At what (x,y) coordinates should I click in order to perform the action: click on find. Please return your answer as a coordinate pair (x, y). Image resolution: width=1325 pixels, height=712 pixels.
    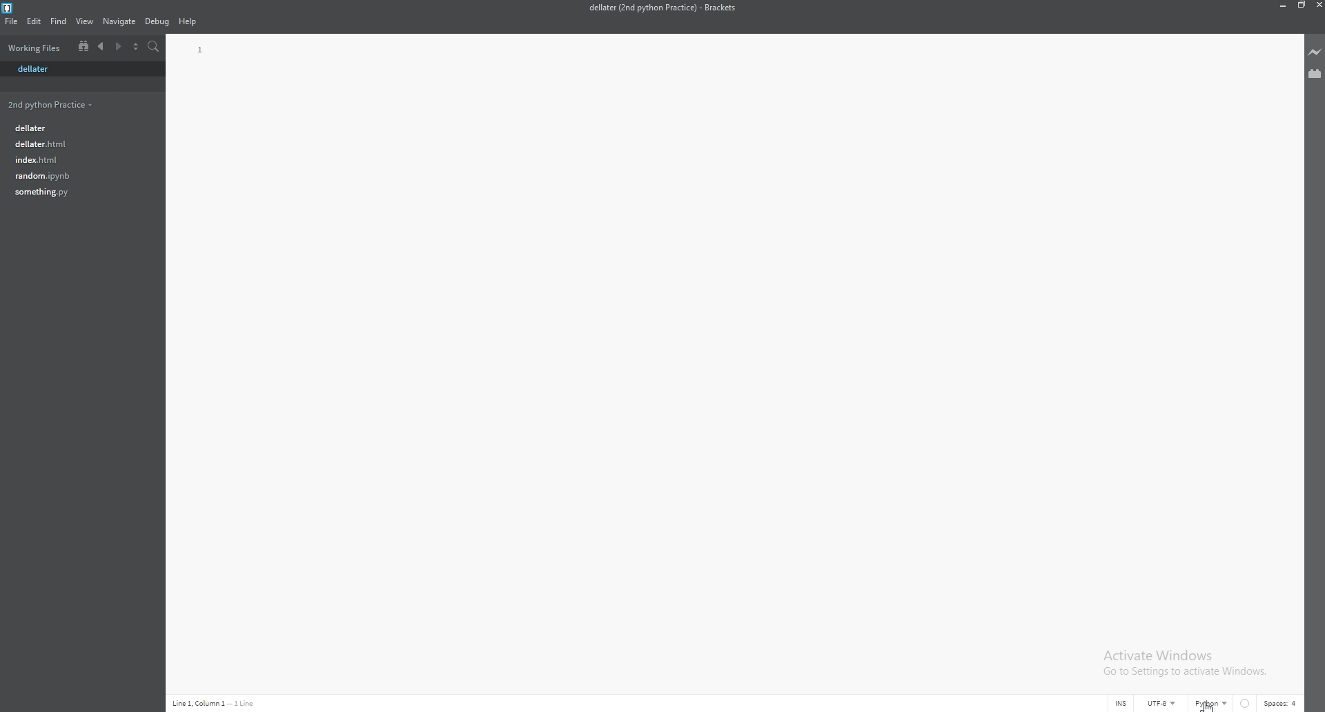
    Looking at the image, I should click on (59, 21).